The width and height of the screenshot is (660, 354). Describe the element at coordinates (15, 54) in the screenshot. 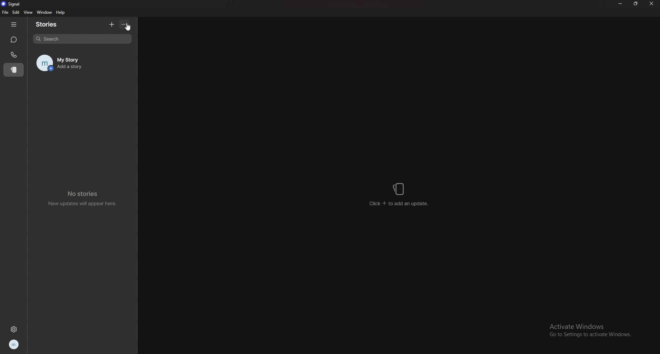

I see `calls` at that location.